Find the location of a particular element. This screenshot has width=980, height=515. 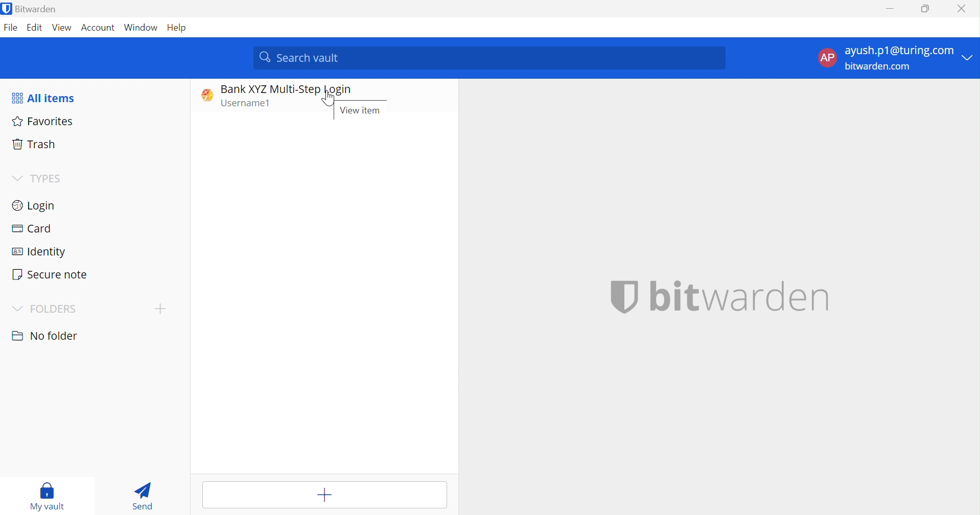

Search vault is located at coordinates (491, 57).